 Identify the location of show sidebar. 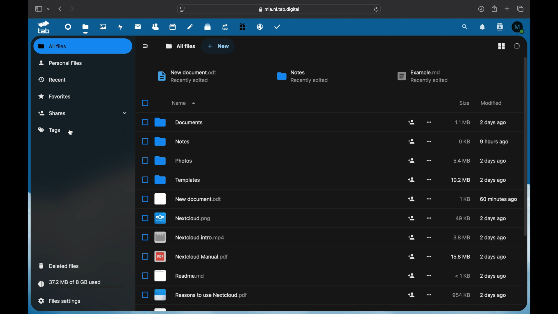
(38, 9).